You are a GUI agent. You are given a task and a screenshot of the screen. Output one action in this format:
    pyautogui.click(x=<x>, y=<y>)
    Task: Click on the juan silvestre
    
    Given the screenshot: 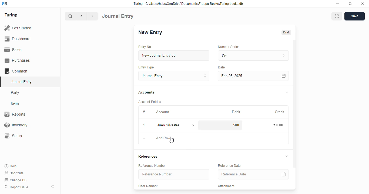 What is the action you would take?
    pyautogui.click(x=169, y=125)
    